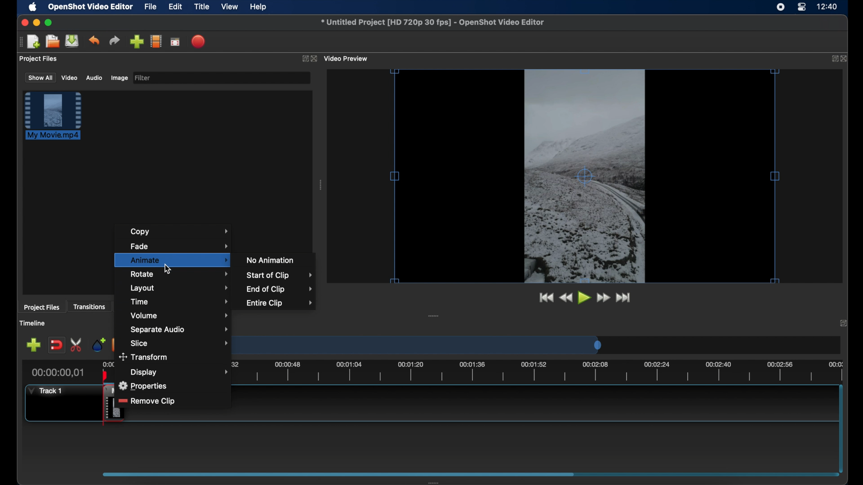  What do you see at coordinates (280, 289) in the screenshot?
I see `end of clip menu` at bounding box center [280, 289].